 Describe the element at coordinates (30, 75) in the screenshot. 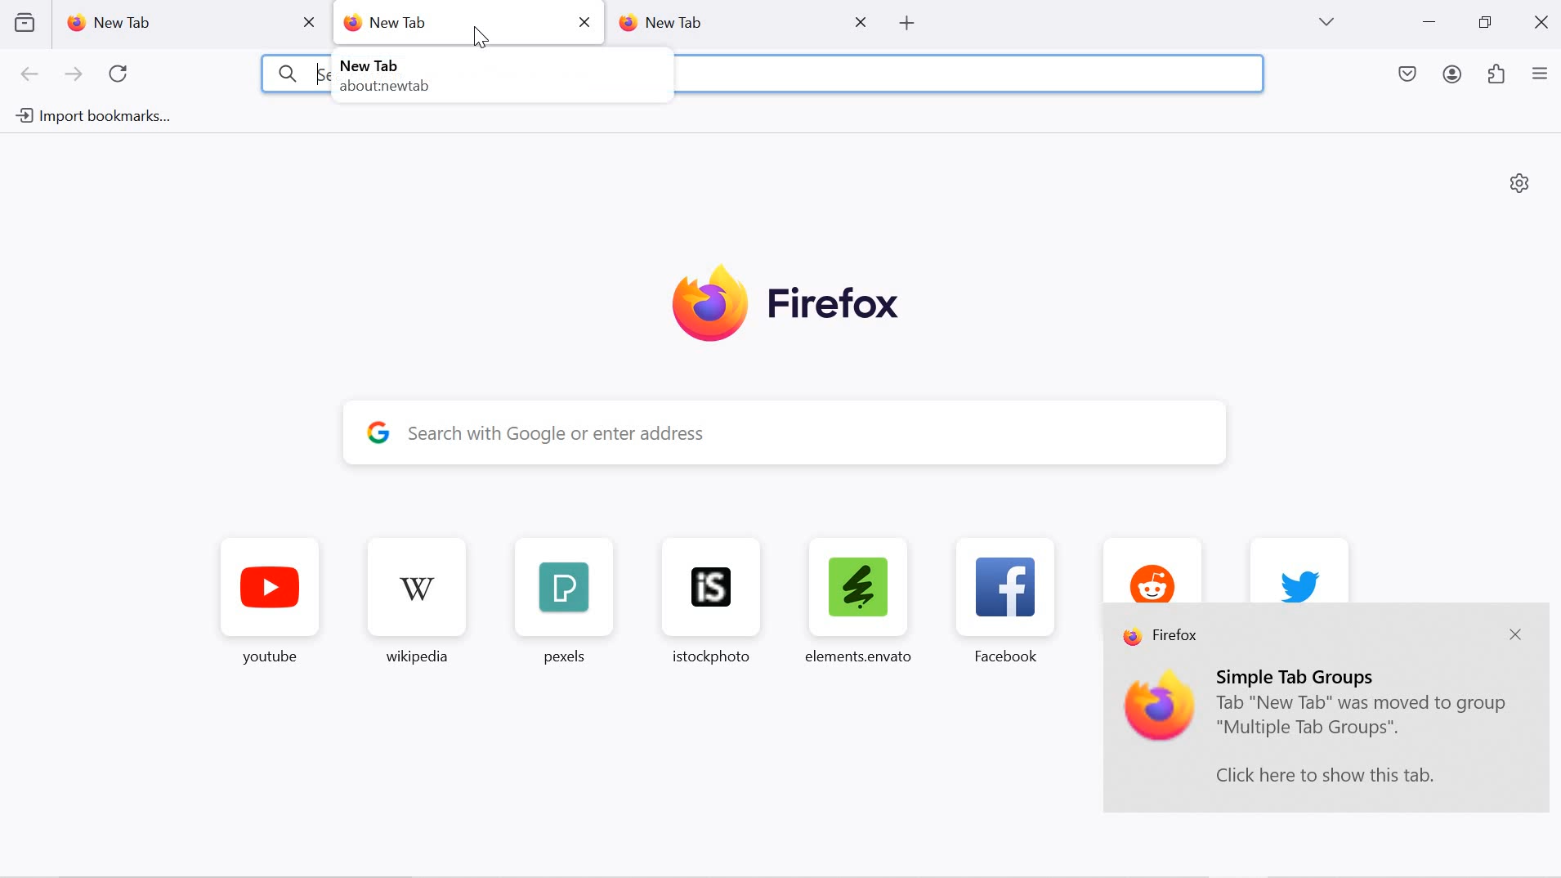

I see `go back` at that location.